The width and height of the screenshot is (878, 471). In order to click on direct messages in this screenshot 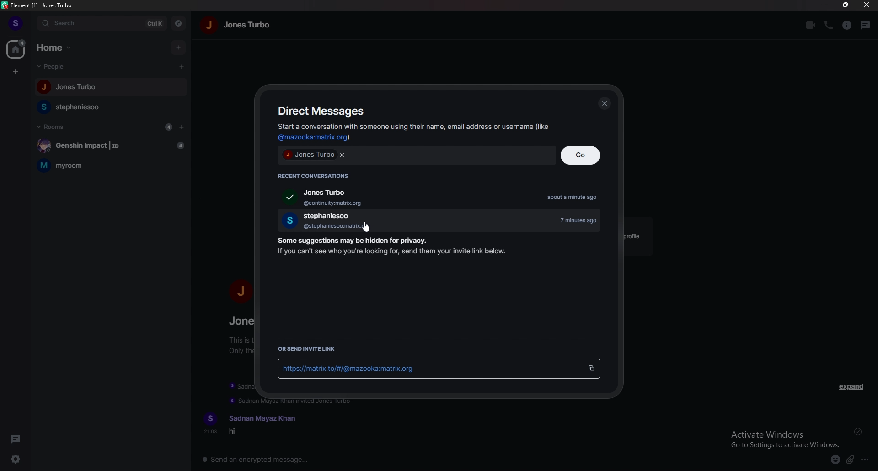, I will do `click(324, 111)`.